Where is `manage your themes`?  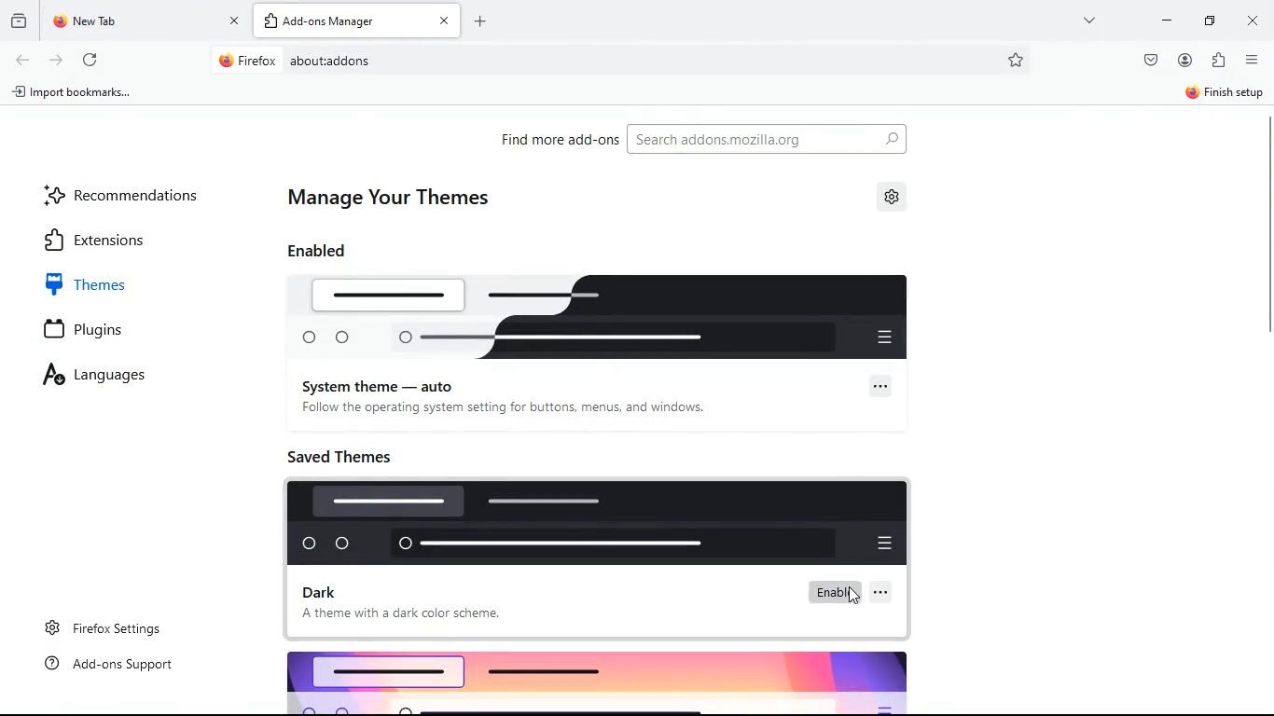
manage your themes is located at coordinates (401, 196).